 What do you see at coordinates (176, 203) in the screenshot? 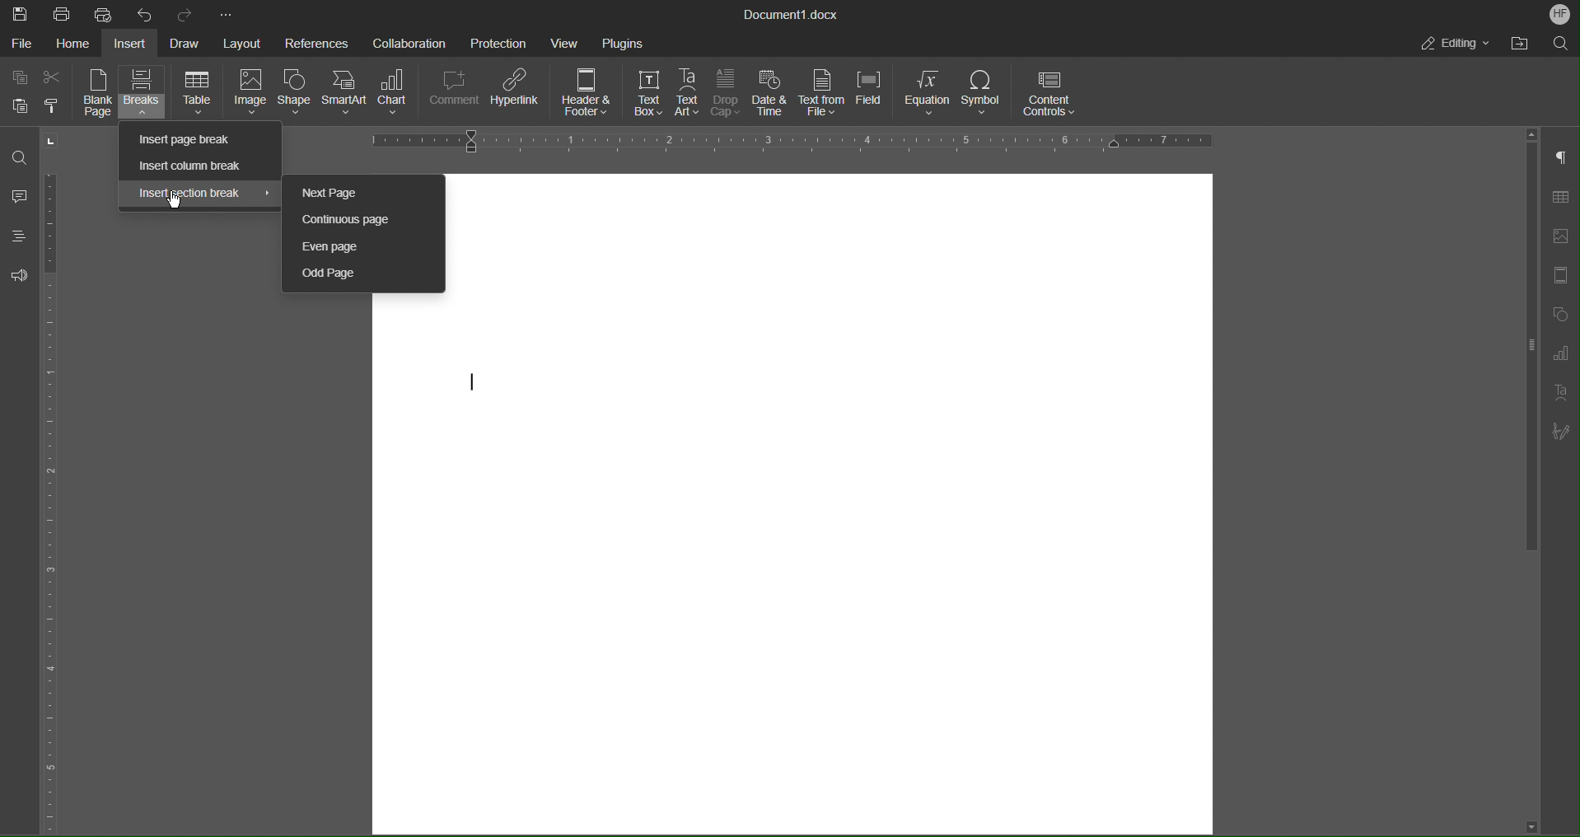
I see `cursor` at bounding box center [176, 203].